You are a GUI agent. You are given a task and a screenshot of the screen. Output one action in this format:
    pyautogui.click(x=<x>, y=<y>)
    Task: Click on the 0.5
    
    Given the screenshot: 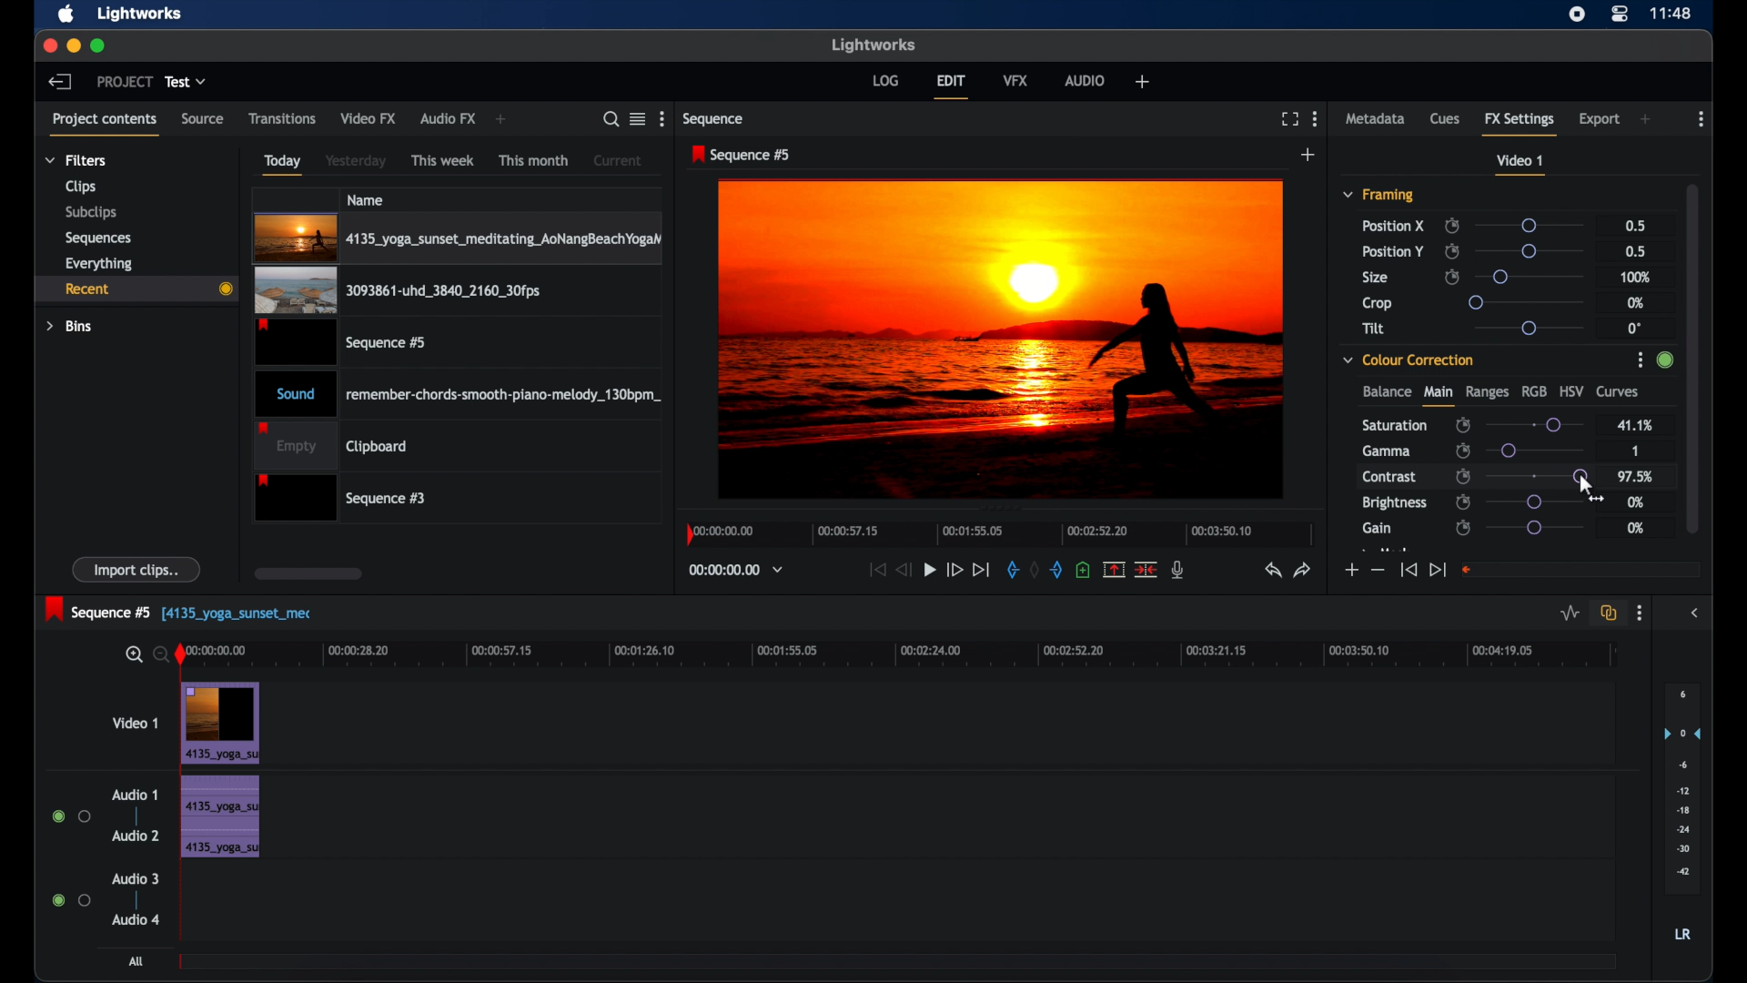 What is the action you would take?
    pyautogui.click(x=1633, y=224)
    